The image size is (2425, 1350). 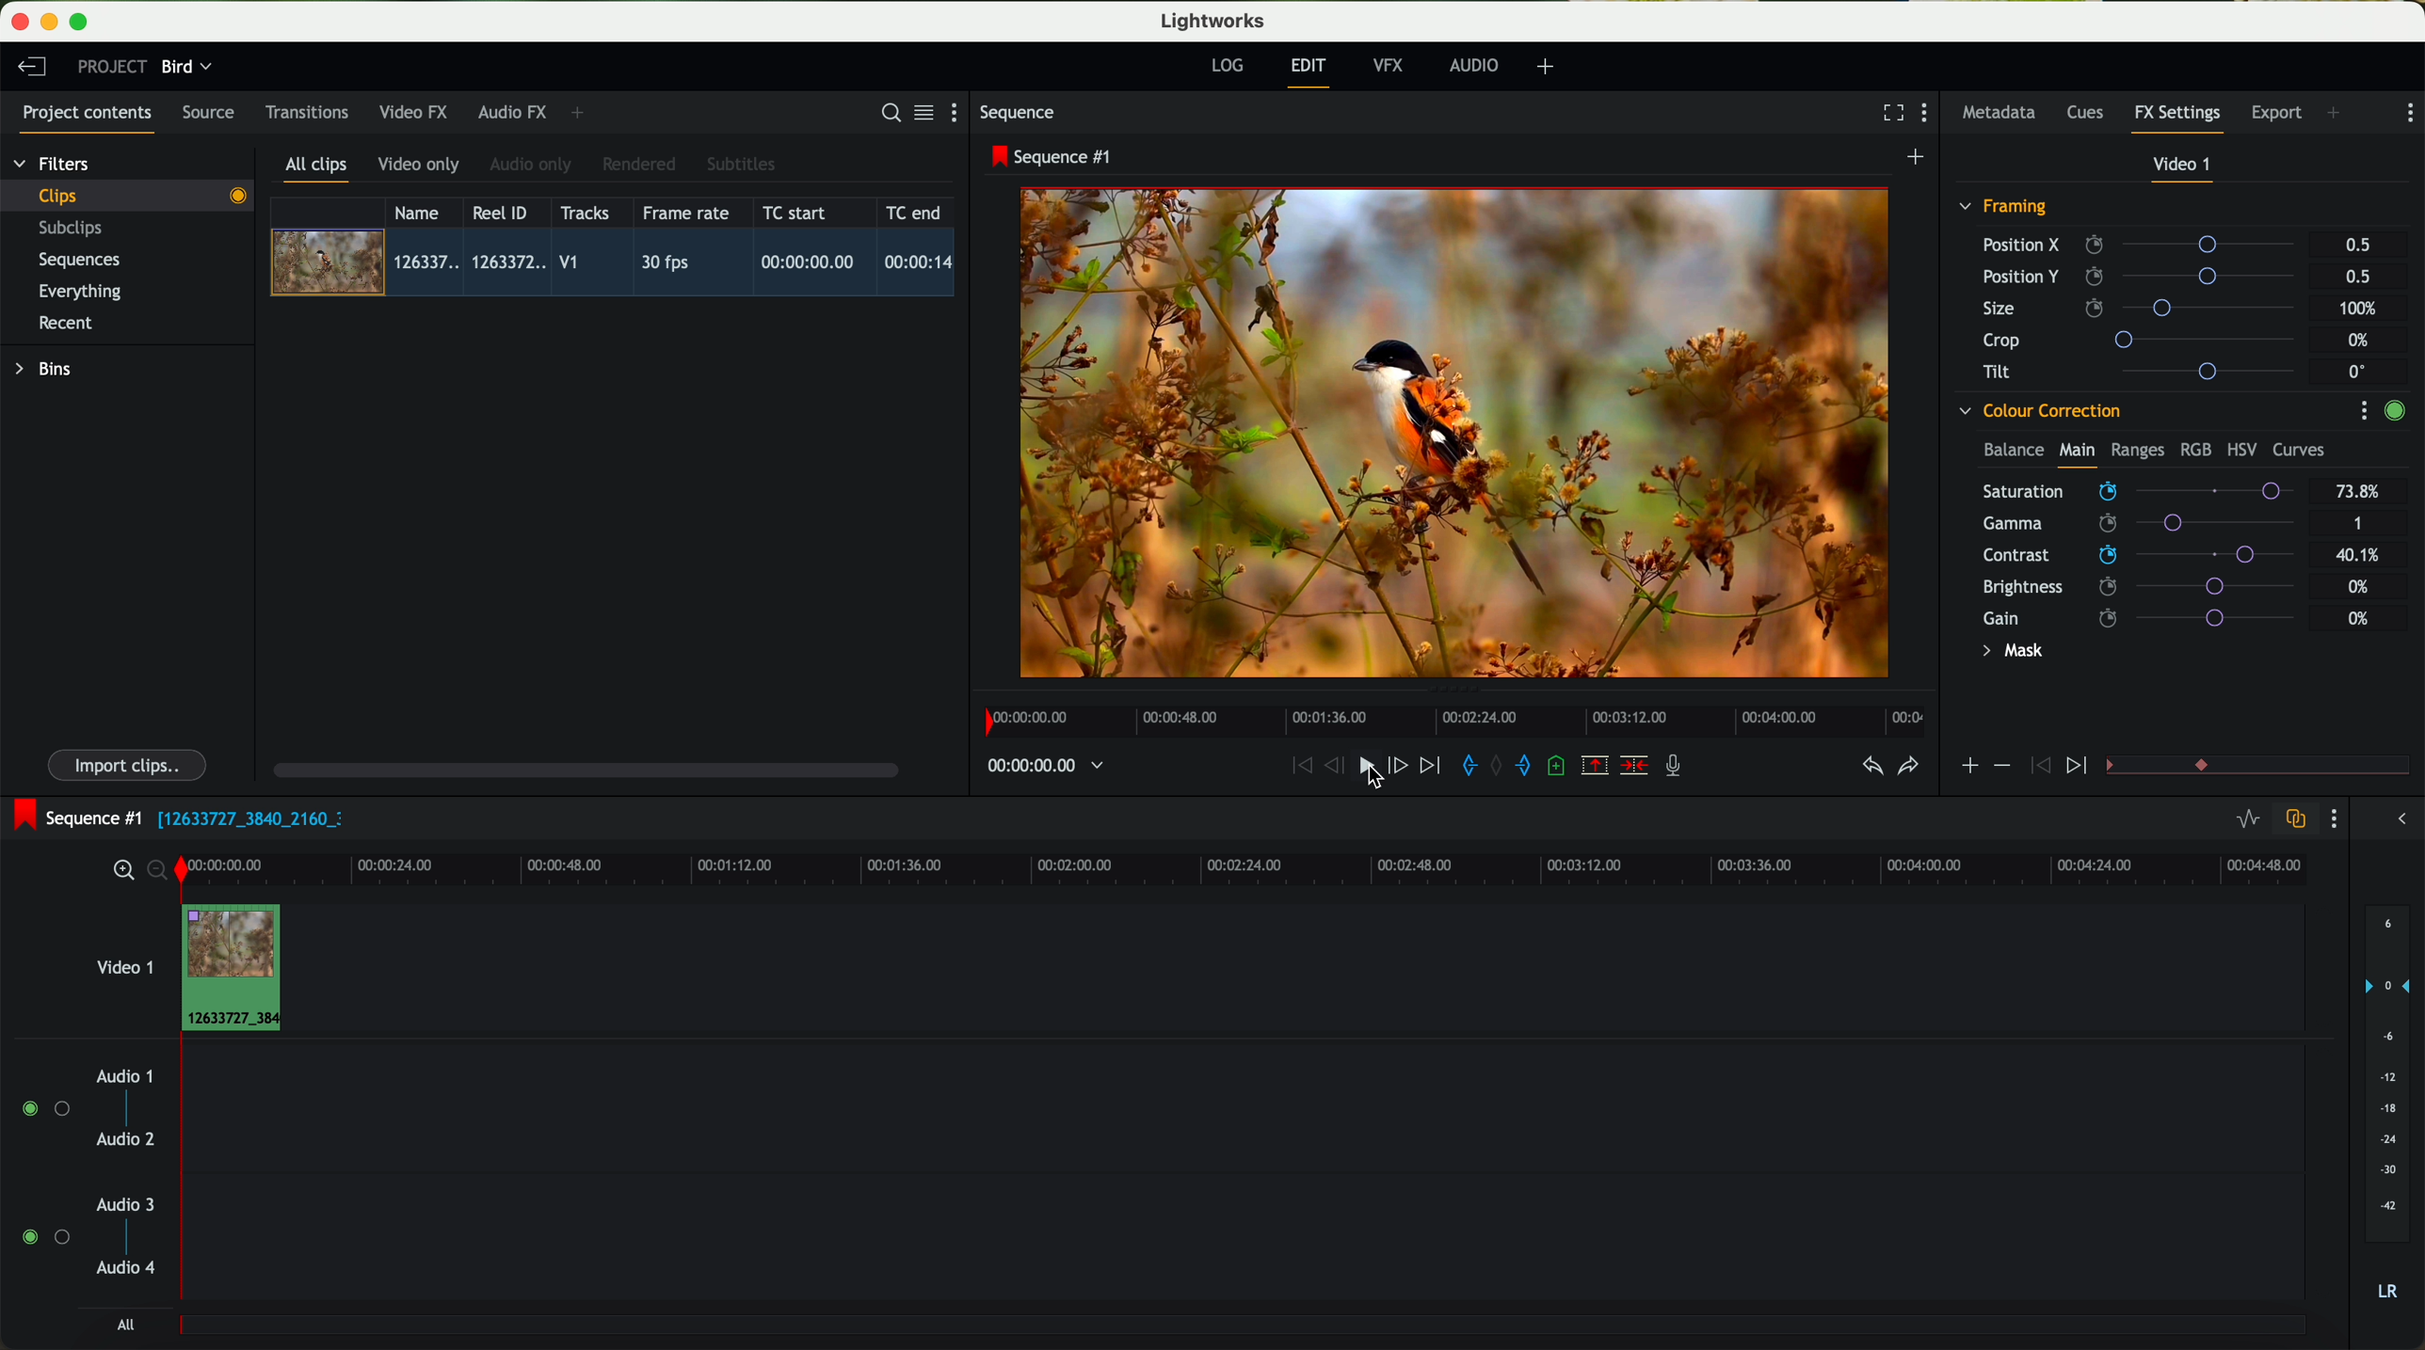 What do you see at coordinates (53, 23) in the screenshot?
I see `minimize program` at bounding box center [53, 23].